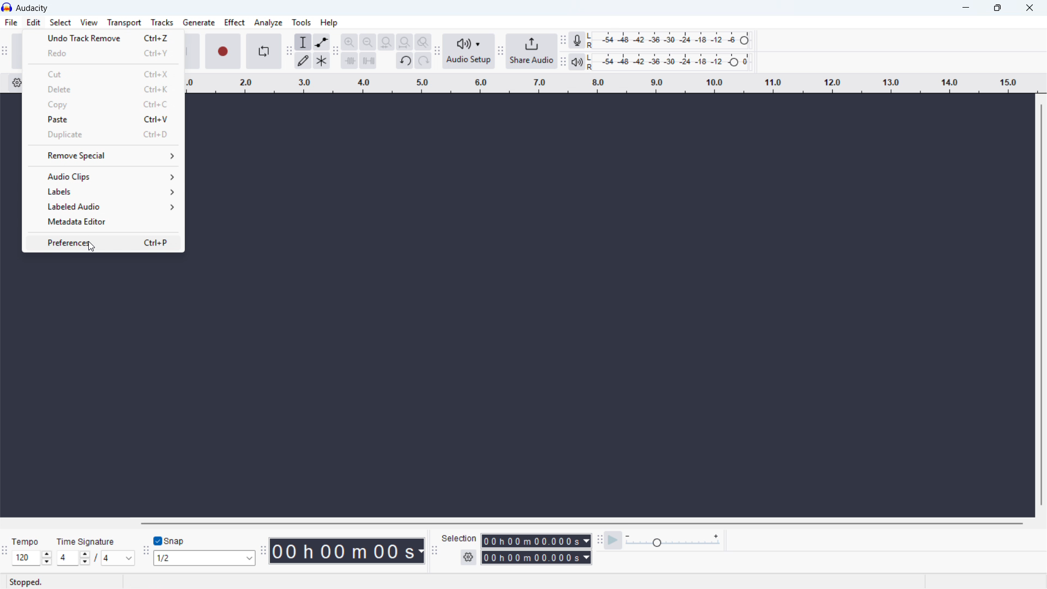 Image resolution: width=1047 pixels, height=589 pixels. What do you see at coordinates (124, 22) in the screenshot?
I see `transport` at bounding box center [124, 22].